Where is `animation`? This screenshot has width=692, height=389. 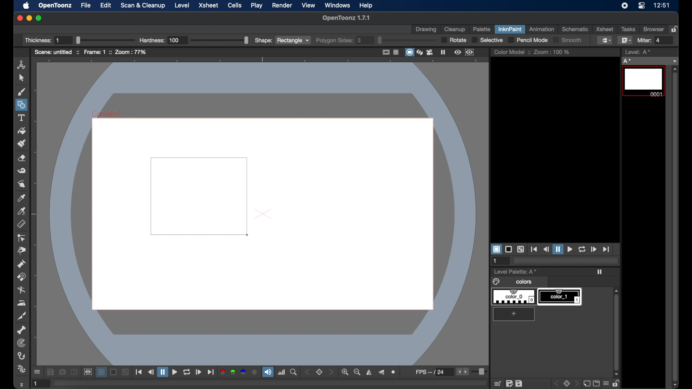
animation is located at coordinates (542, 29).